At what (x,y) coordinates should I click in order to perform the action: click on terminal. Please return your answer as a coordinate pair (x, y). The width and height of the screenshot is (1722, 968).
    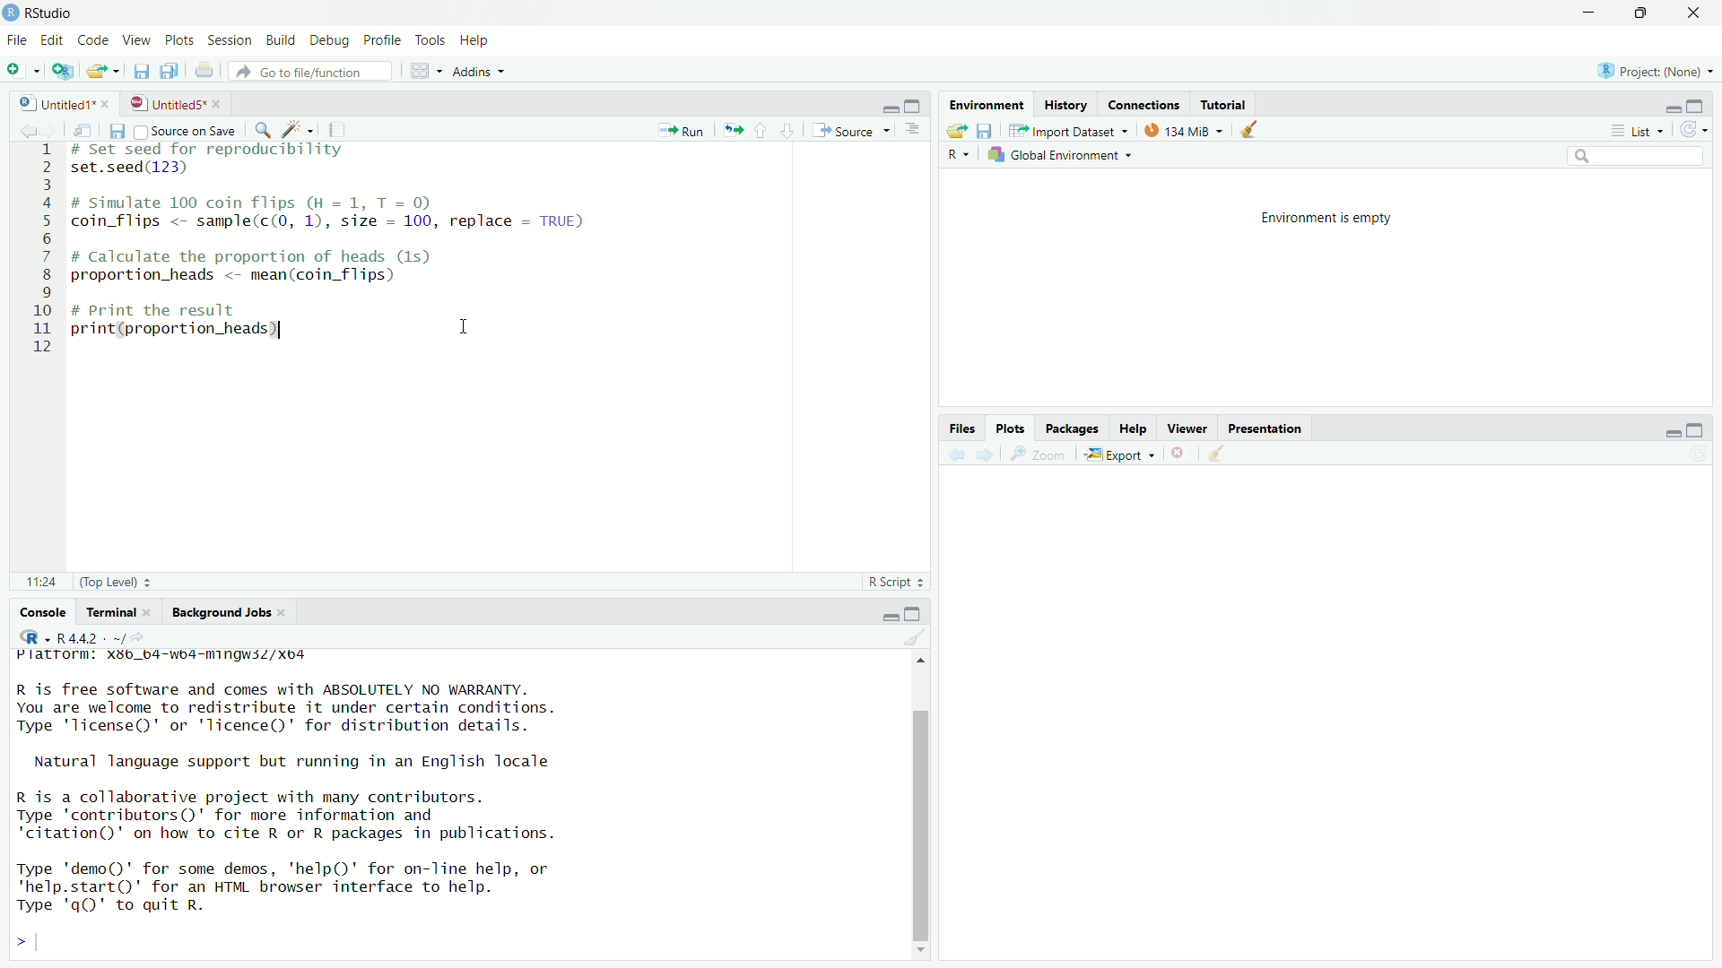
    Looking at the image, I should click on (109, 614).